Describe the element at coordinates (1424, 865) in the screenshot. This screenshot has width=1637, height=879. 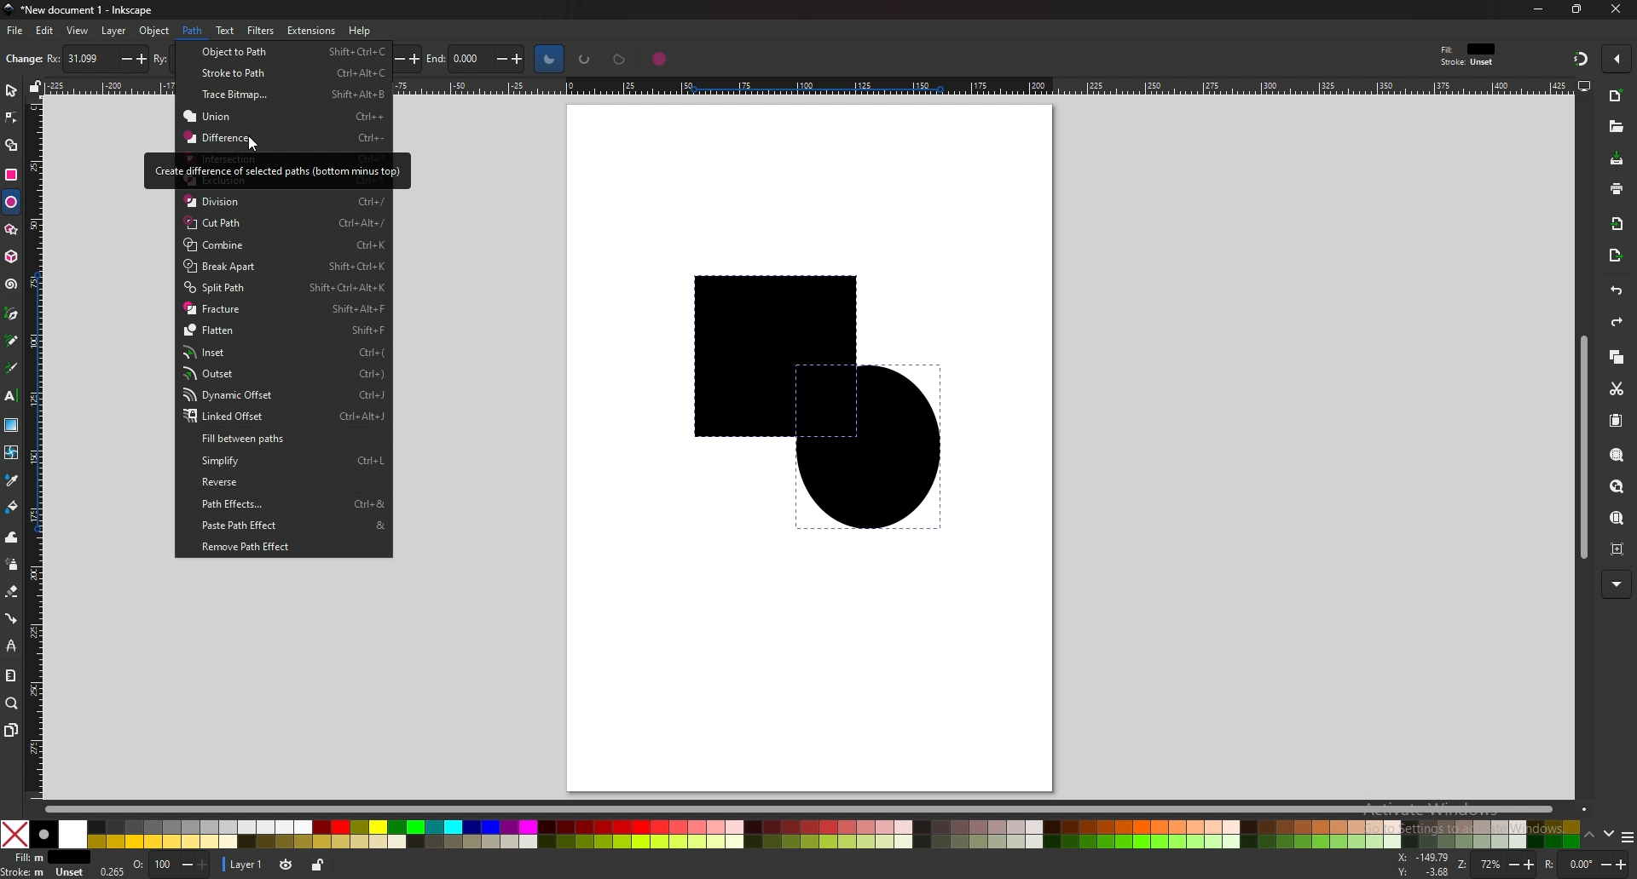
I see `x and y coordinates` at that location.